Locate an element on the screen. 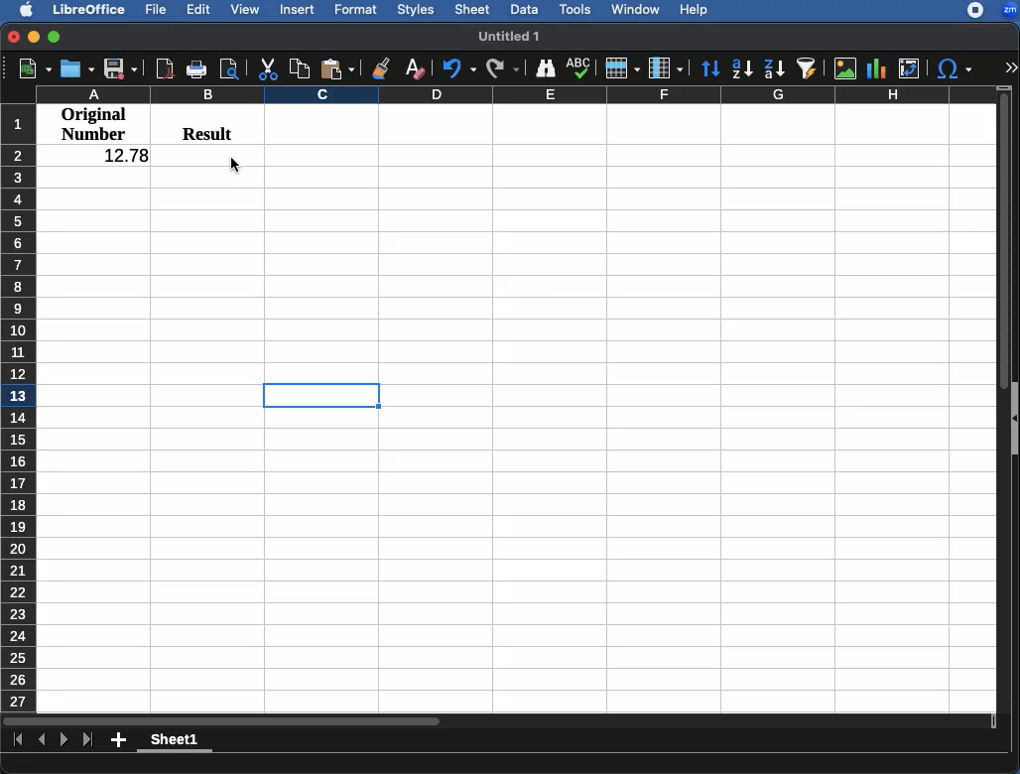 The image size is (1020, 774). cursor is located at coordinates (235, 165).